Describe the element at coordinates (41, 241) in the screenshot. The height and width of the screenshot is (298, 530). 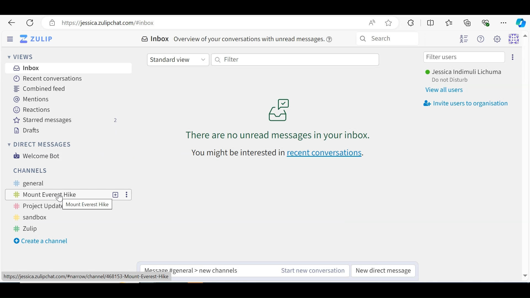
I see `Create a new Channel` at that location.